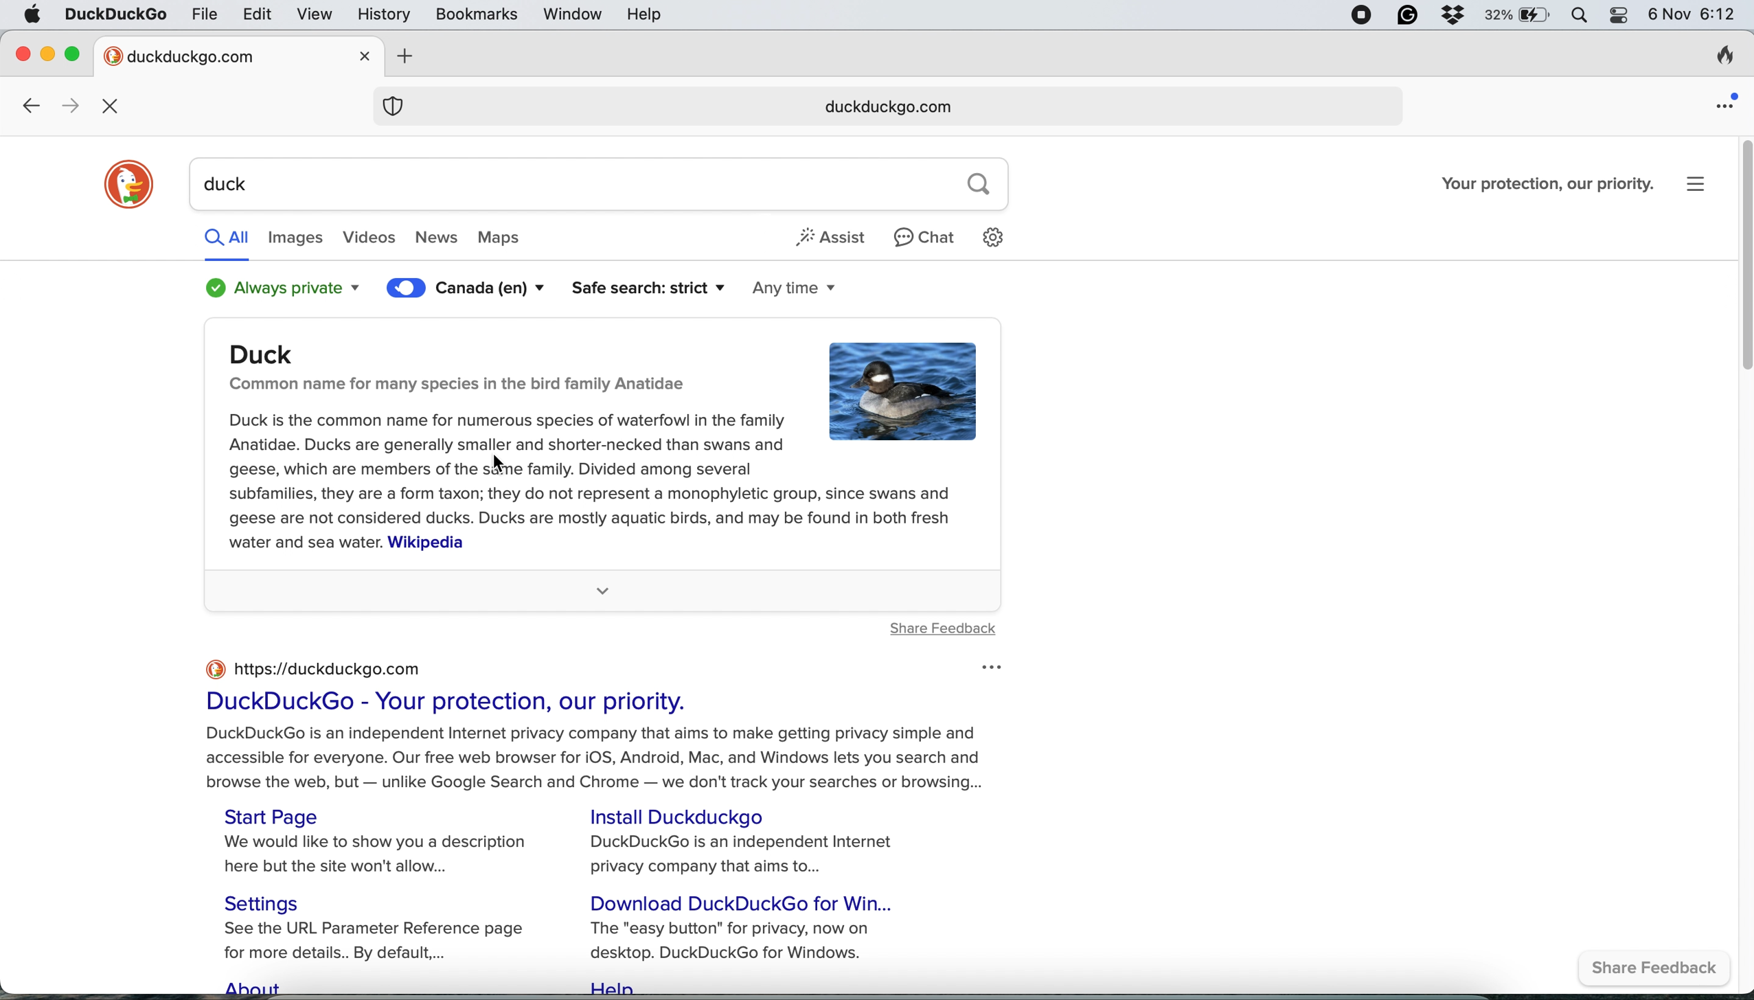 The image size is (1754, 1000). I want to click on Download DuckDuckGo for Win..., so click(748, 902).